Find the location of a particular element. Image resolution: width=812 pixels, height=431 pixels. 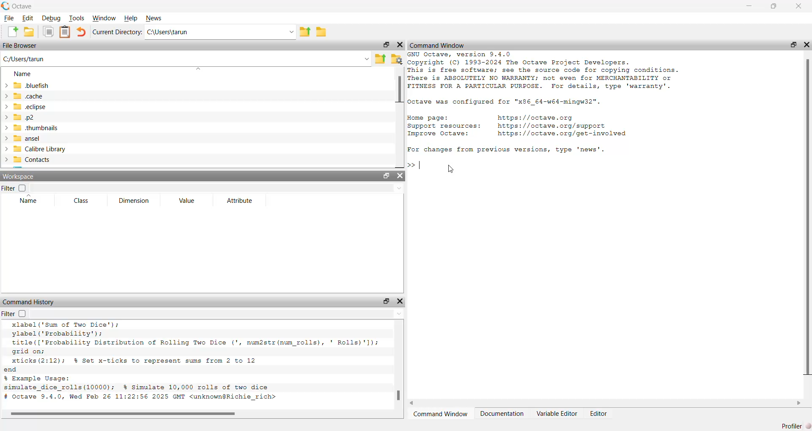

Scrollbar is located at coordinates (398, 396).